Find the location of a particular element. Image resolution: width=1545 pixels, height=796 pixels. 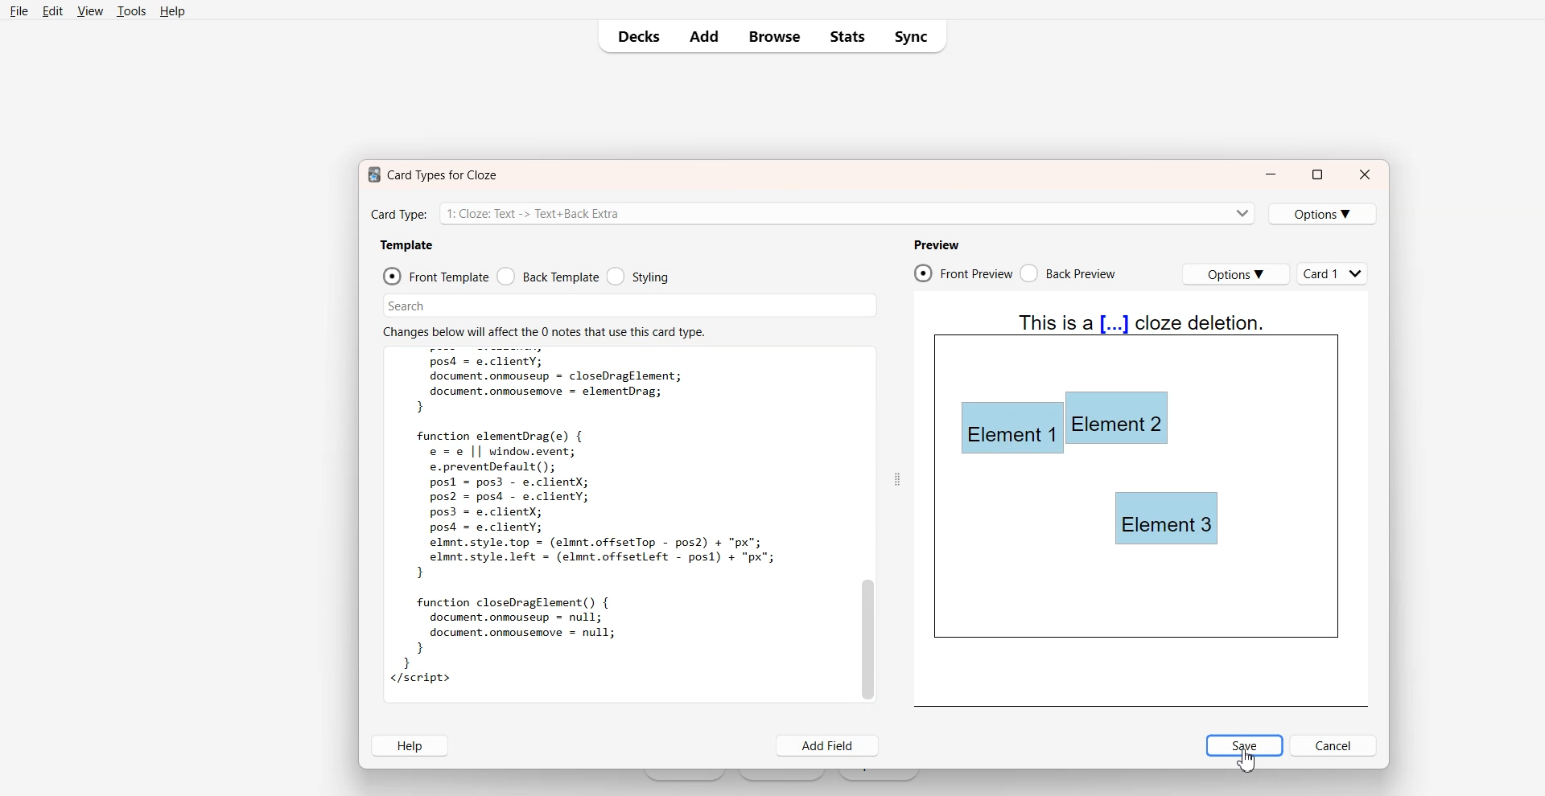

Front Preview is located at coordinates (963, 273).